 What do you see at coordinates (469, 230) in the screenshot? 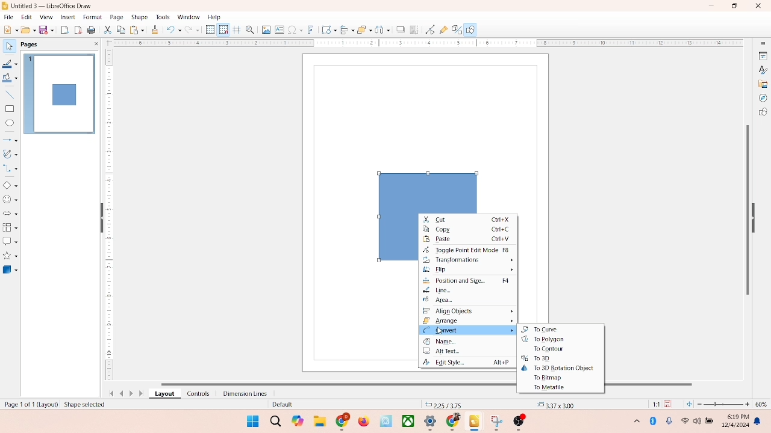
I see `copy` at bounding box center [469, 230].